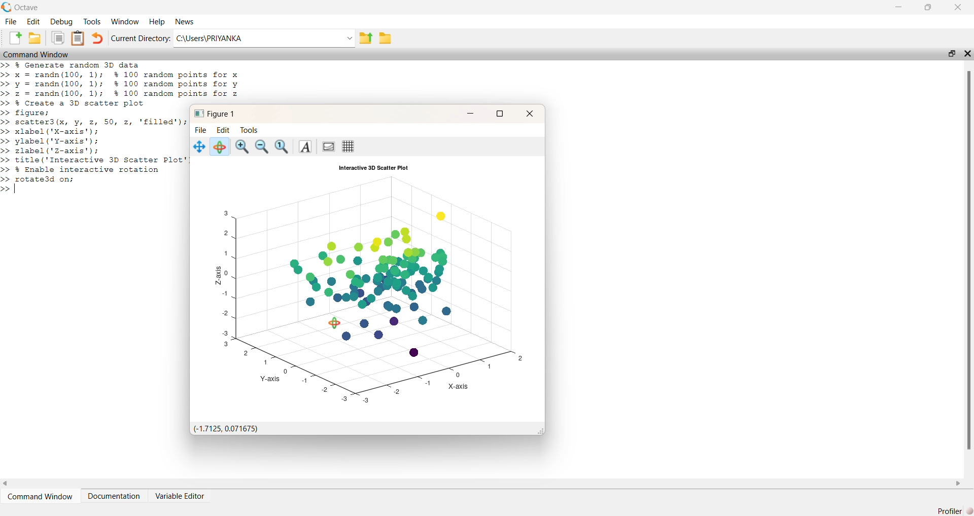 This screenshot has height=516, width=974. Describe the element at coordinates (224, 429) in the screenshot. I see `(-1.7125, 0.071675)` at that location.